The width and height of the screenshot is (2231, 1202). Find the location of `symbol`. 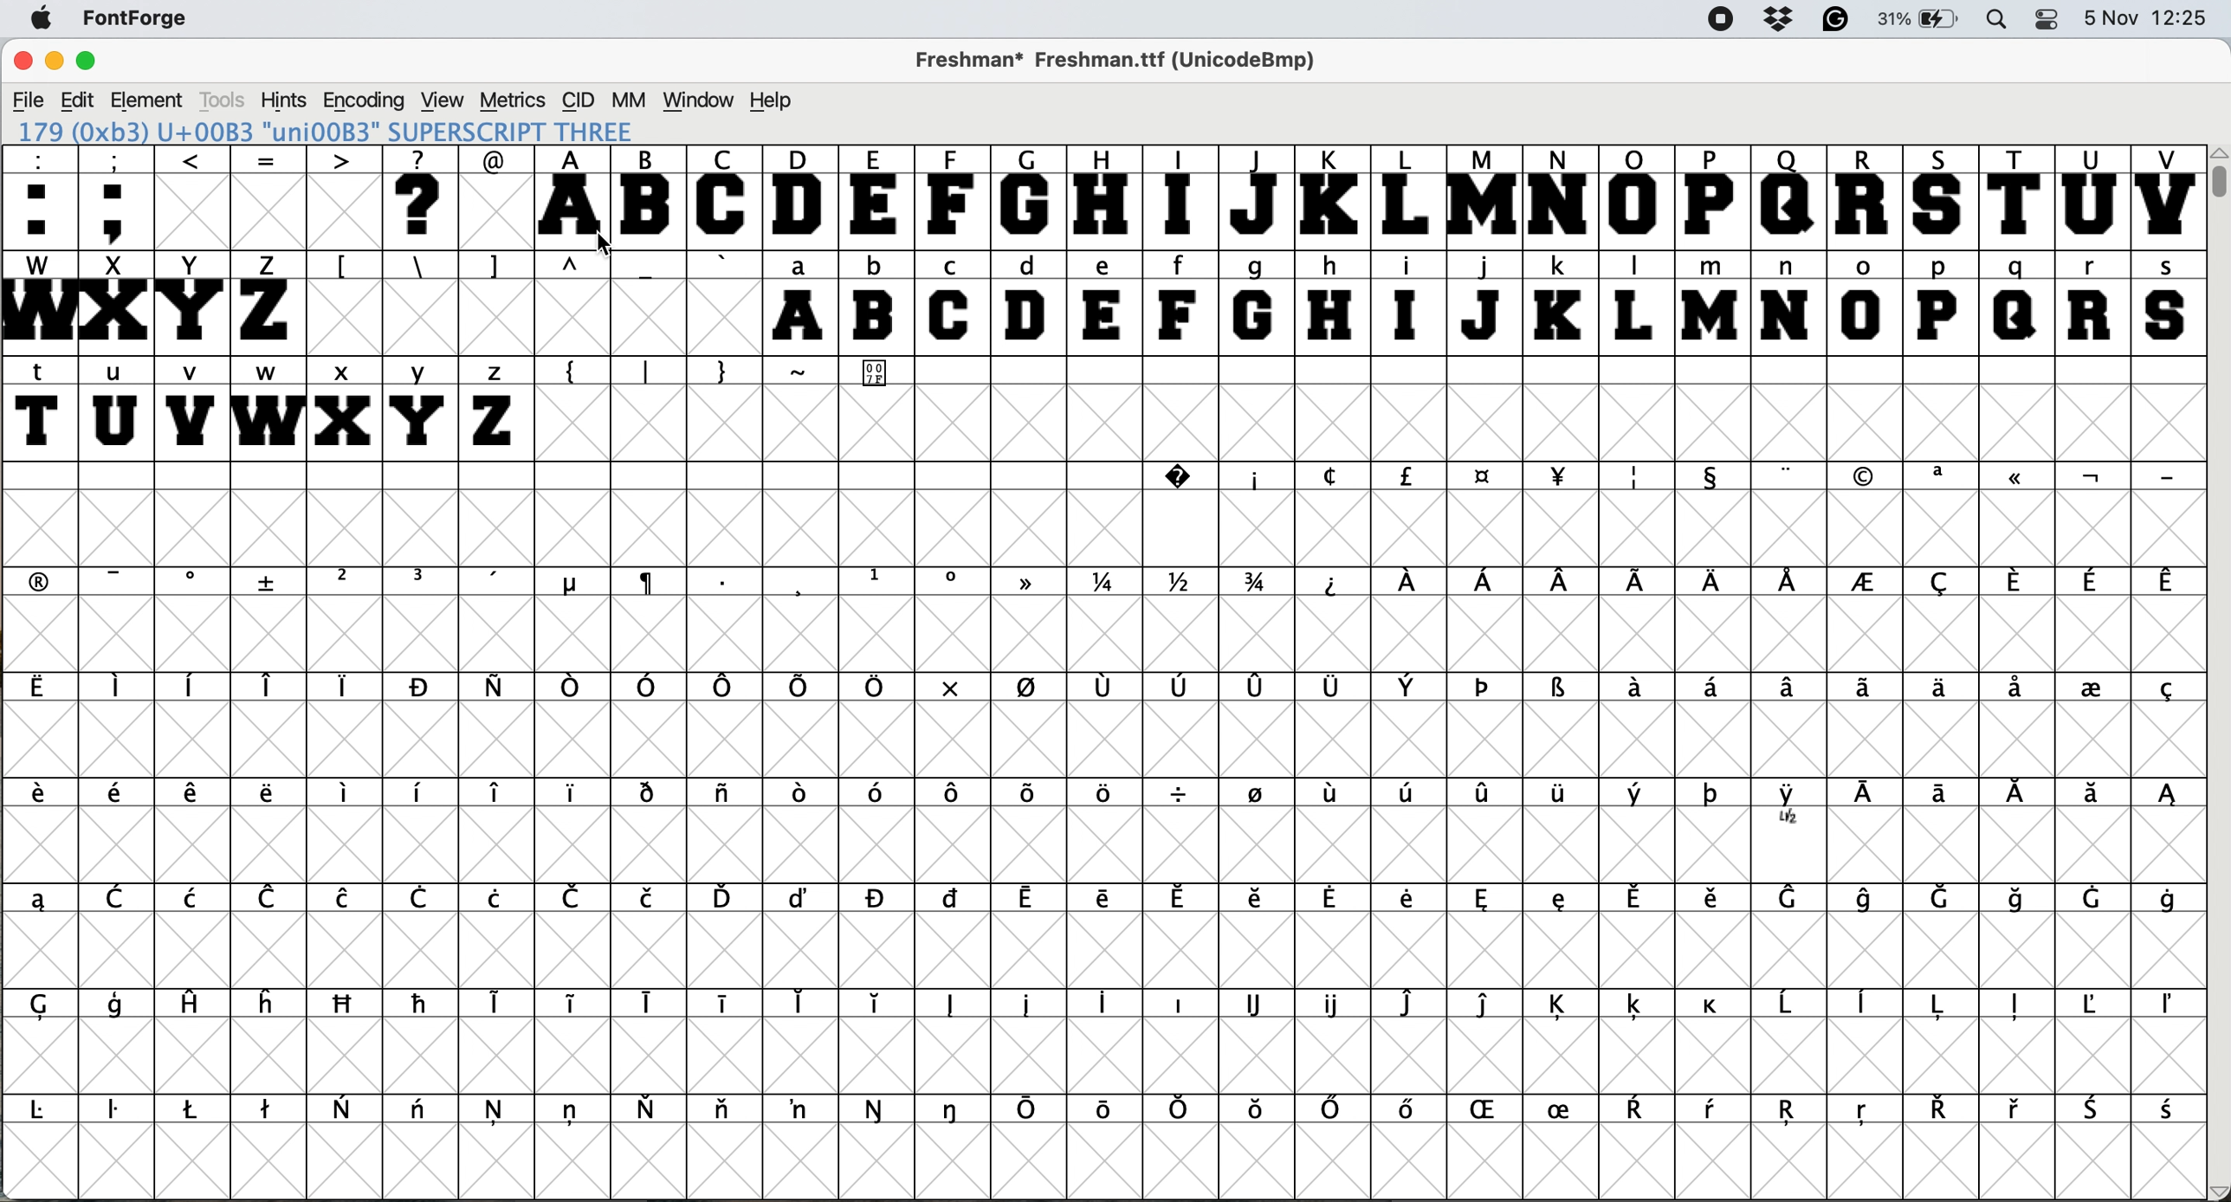

symbol is located at coordinates (1407, 476).